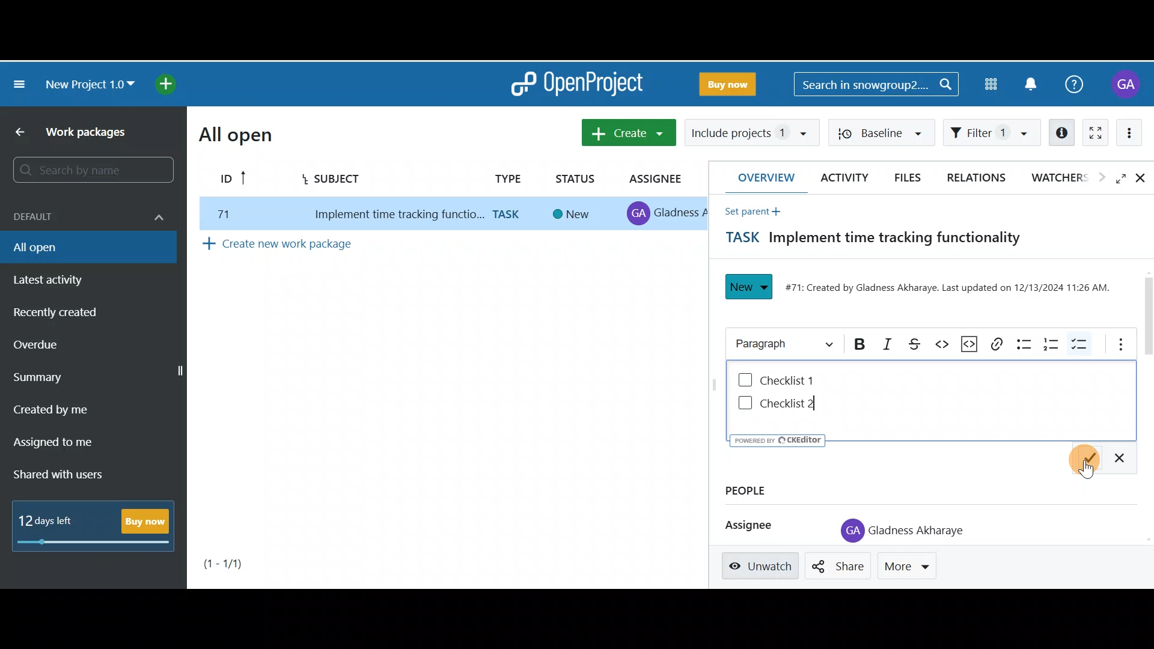  I want to click on All open, so click(75, 249).